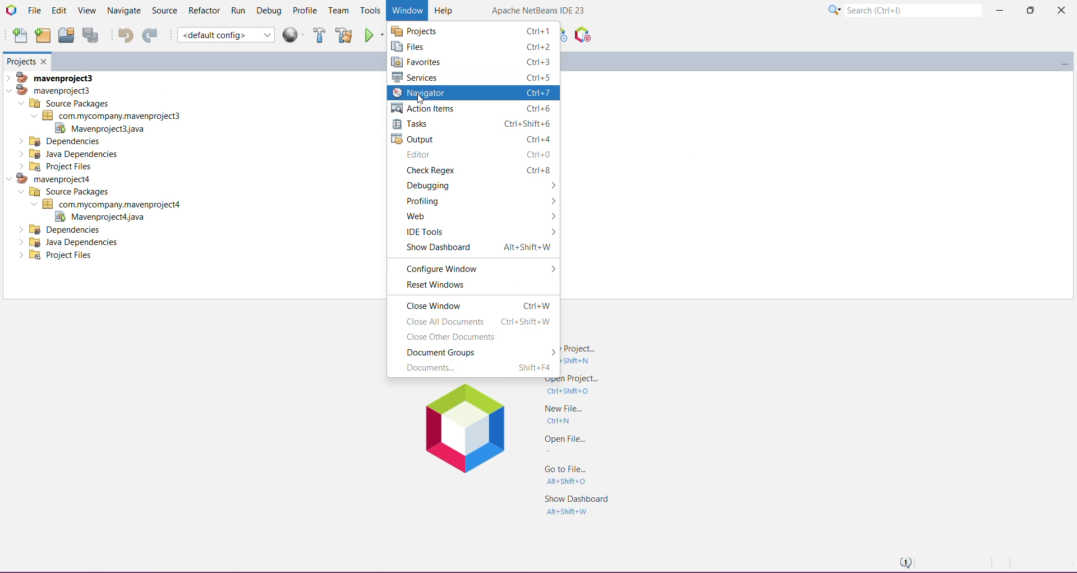  Describe the element at coordinates (106, 128) in the screenshot. I see `Mavenproject3.java` at that location.